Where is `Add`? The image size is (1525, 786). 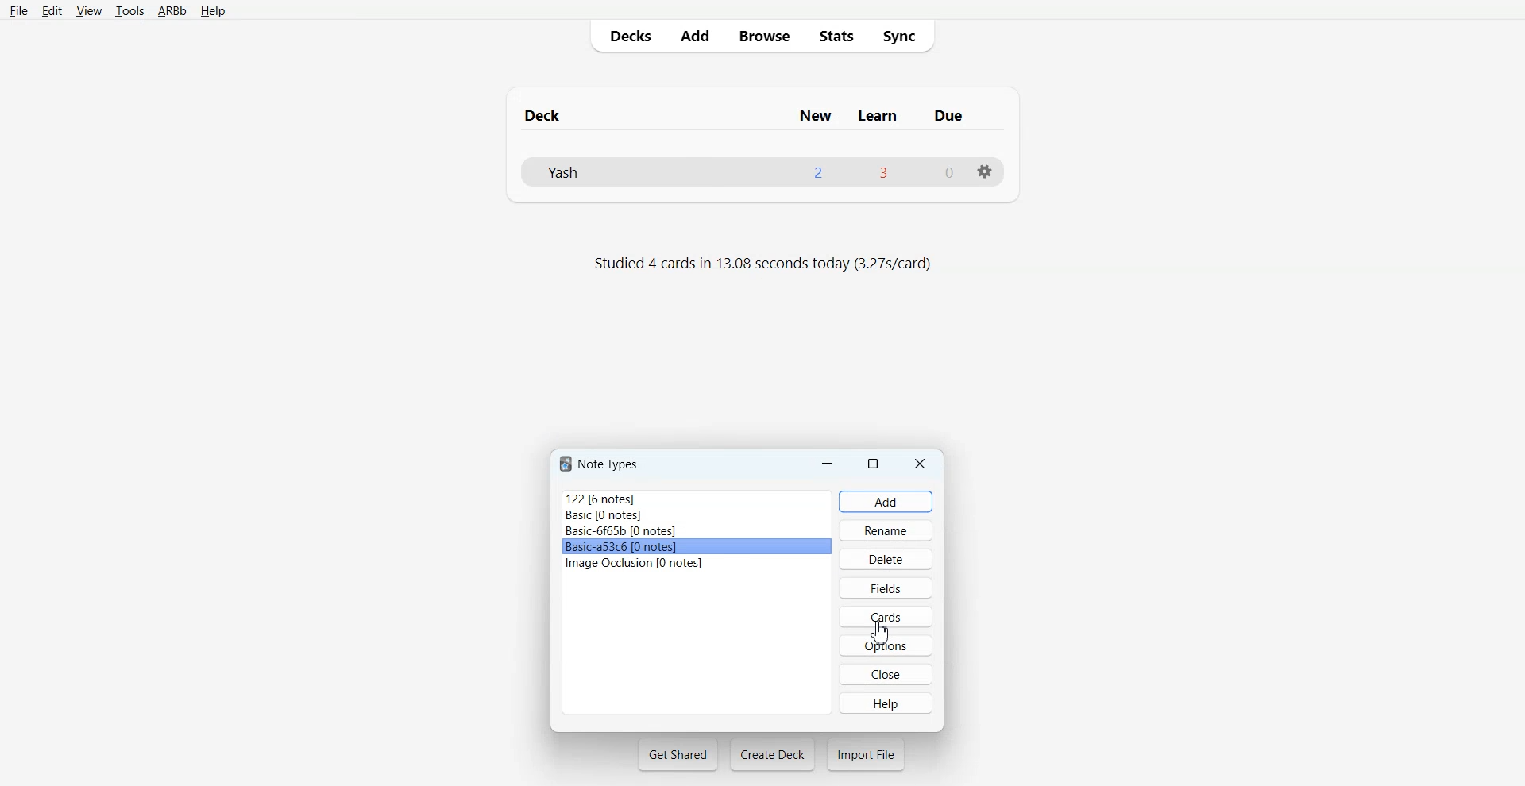 Add is located at coordinates (694, 36).